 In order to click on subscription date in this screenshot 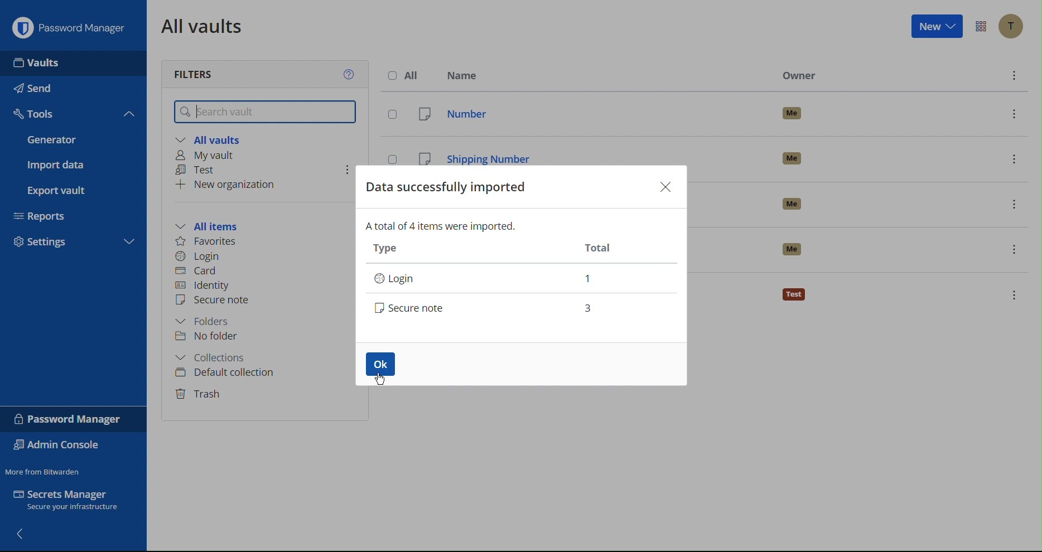, I will do `click(726, 204)`.